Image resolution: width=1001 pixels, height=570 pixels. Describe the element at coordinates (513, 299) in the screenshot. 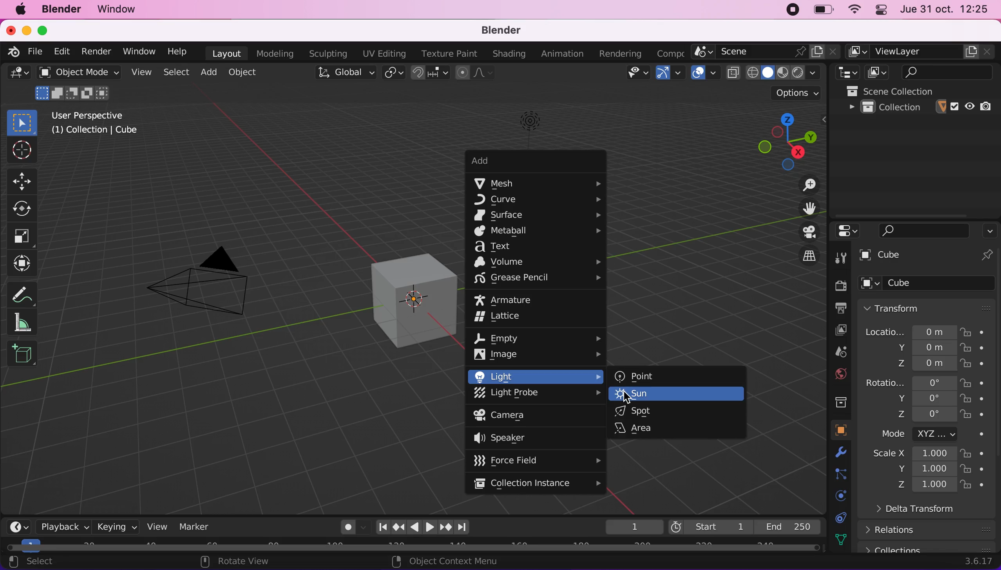

I see `armature` at that location.